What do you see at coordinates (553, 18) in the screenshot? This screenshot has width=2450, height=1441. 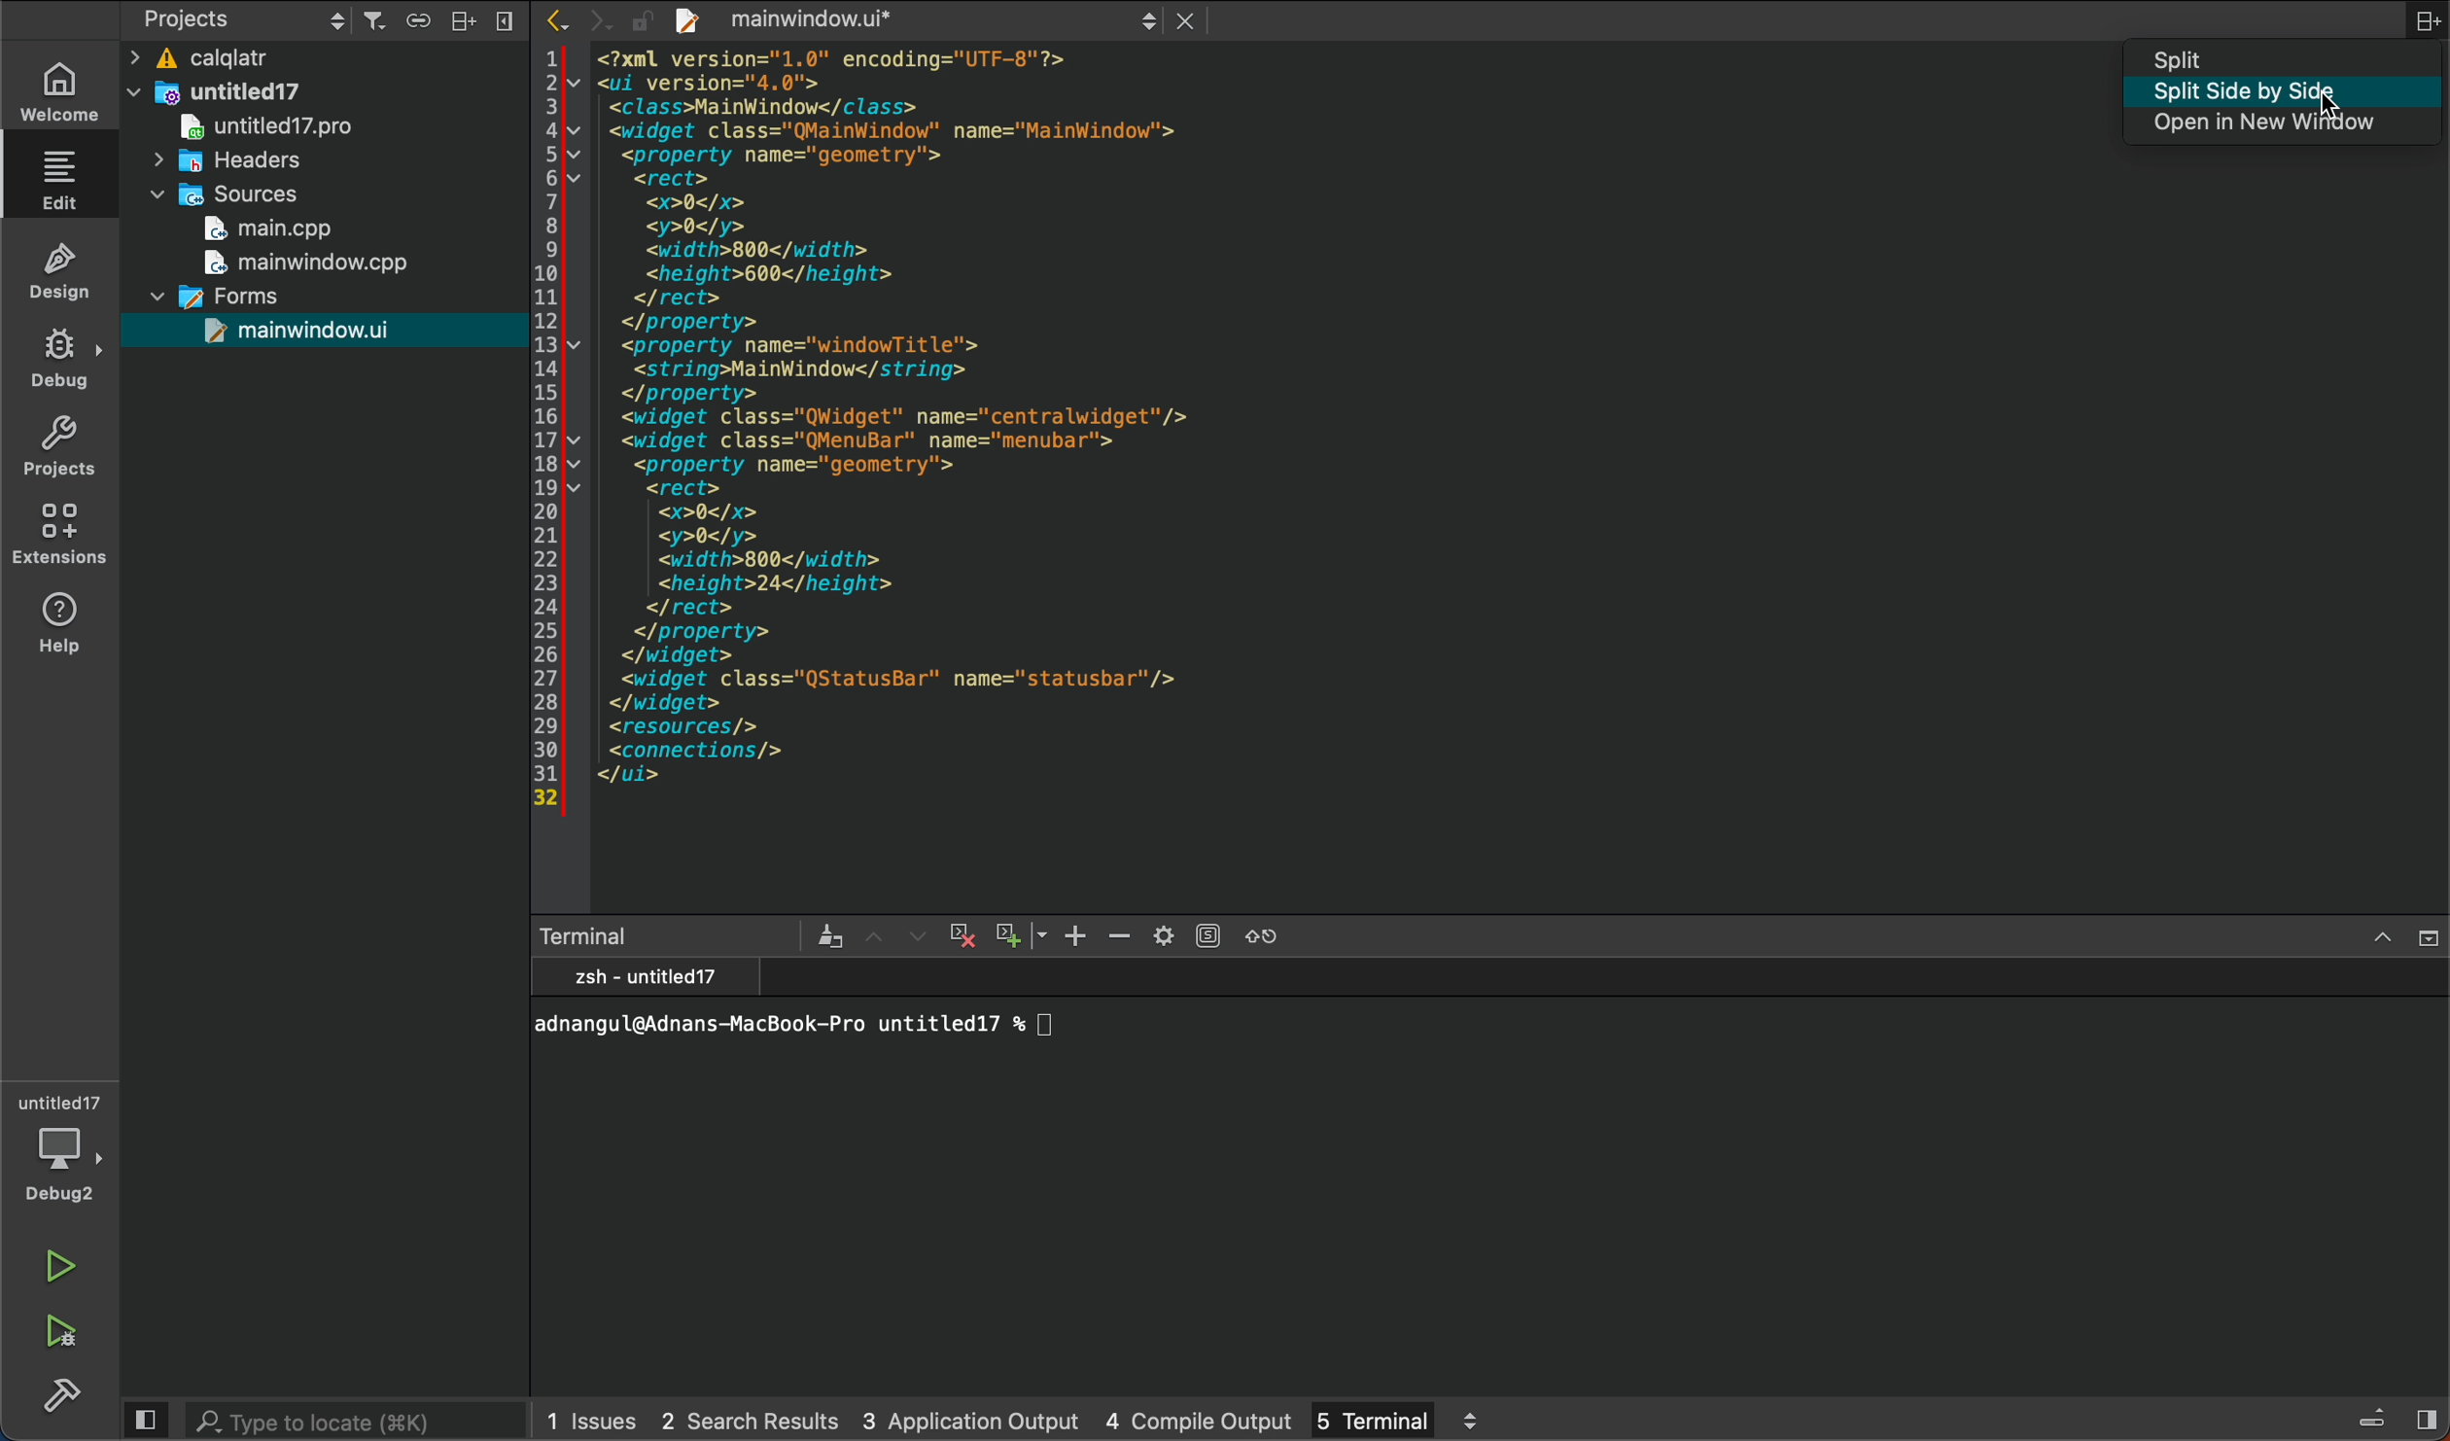 I see `go back` at bounding box center [553, 18].